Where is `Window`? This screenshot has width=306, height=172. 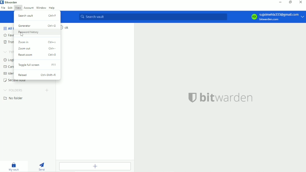
Window is located at coordinates (41, 8).